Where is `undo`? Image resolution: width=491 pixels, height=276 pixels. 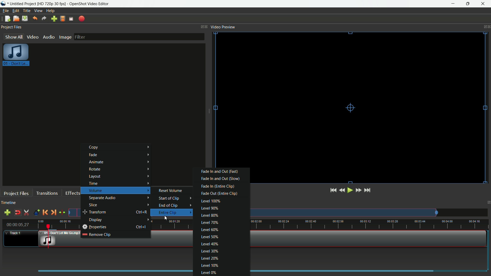
undo is located at coordinates (35, 19).